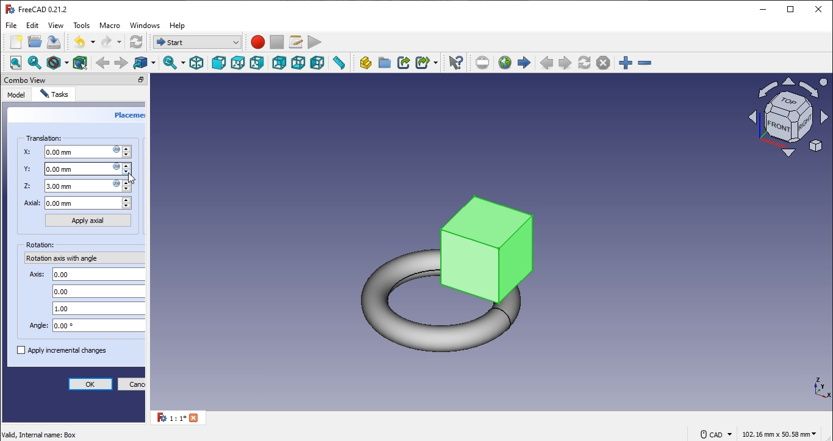  Describe the element at coordinates (59, 63) in the screenshot. I see `draw style` at that location.